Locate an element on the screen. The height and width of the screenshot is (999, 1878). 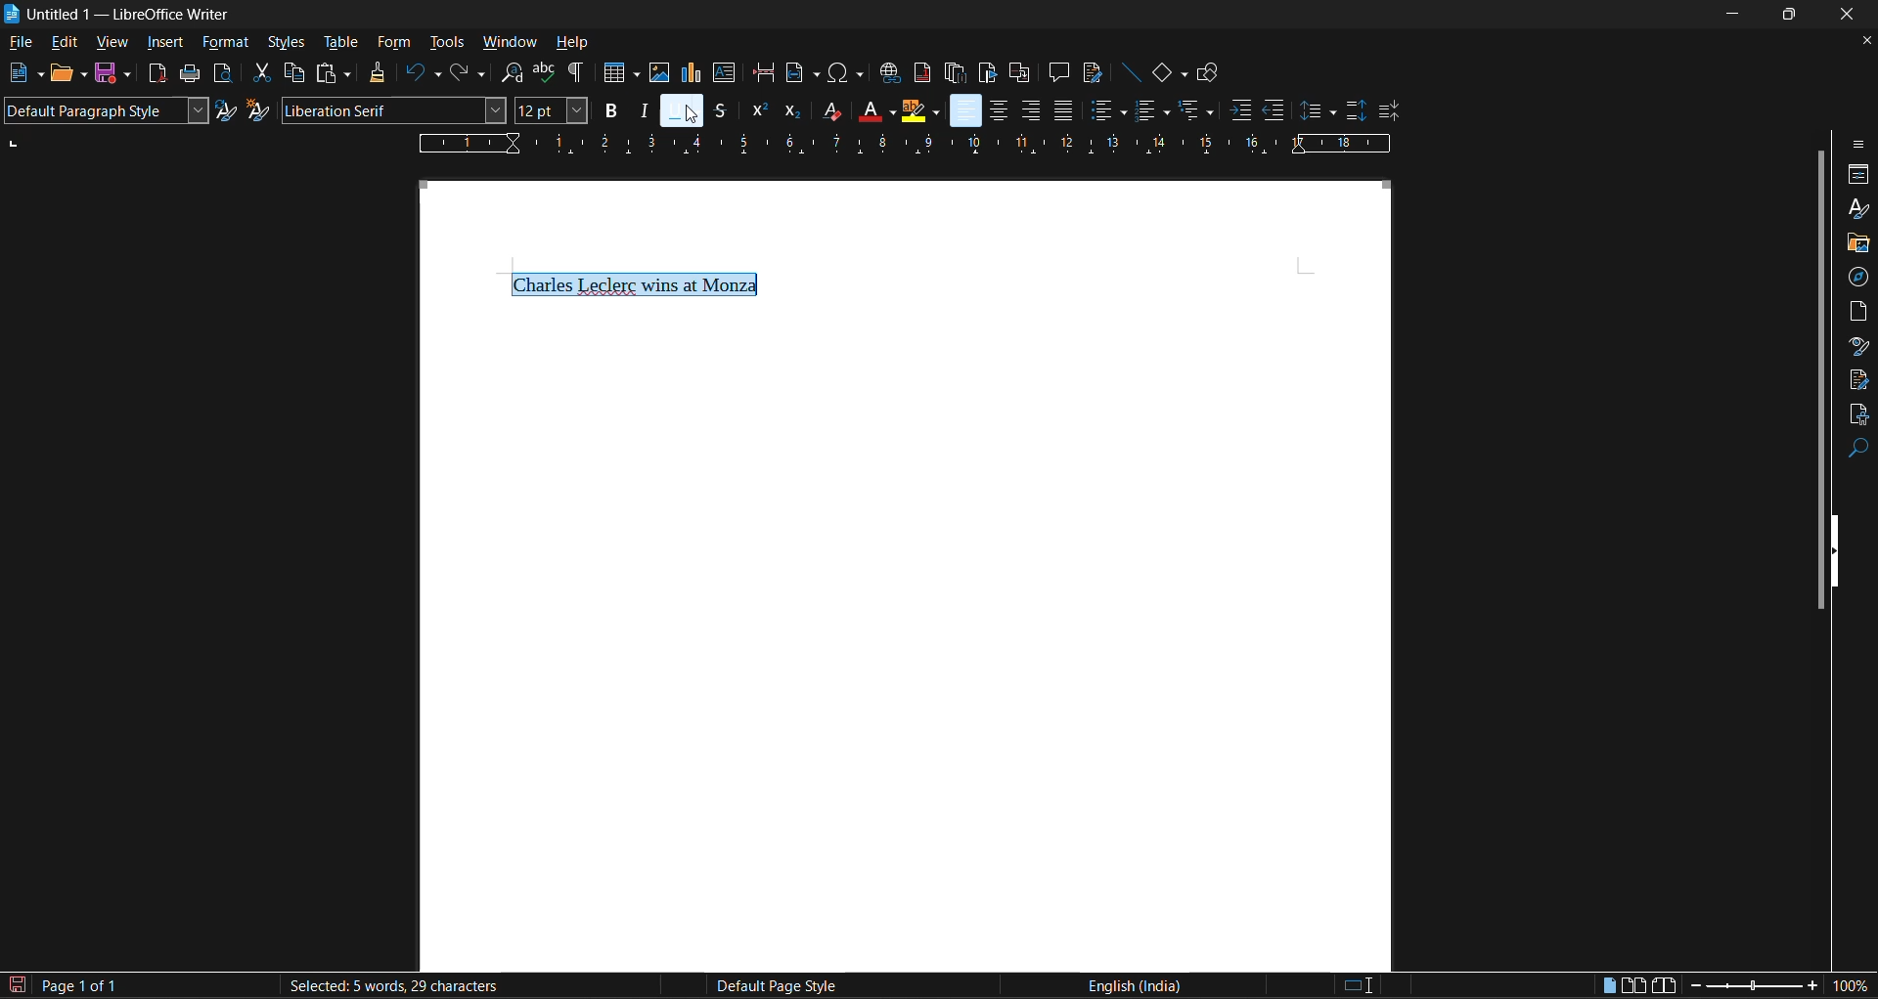
toggle ordered list is located at coordinates (1150, 111).